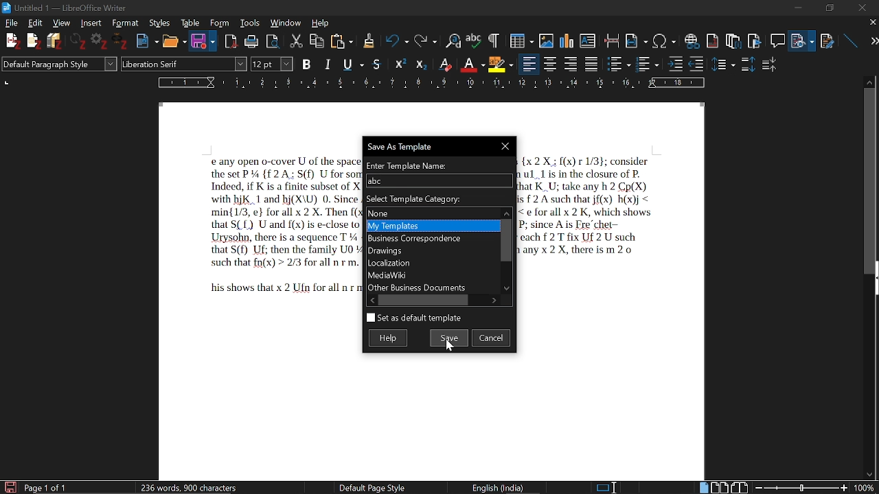  Describe the element at coordinates (368, 40) in the screenshot. I see `` at that location.